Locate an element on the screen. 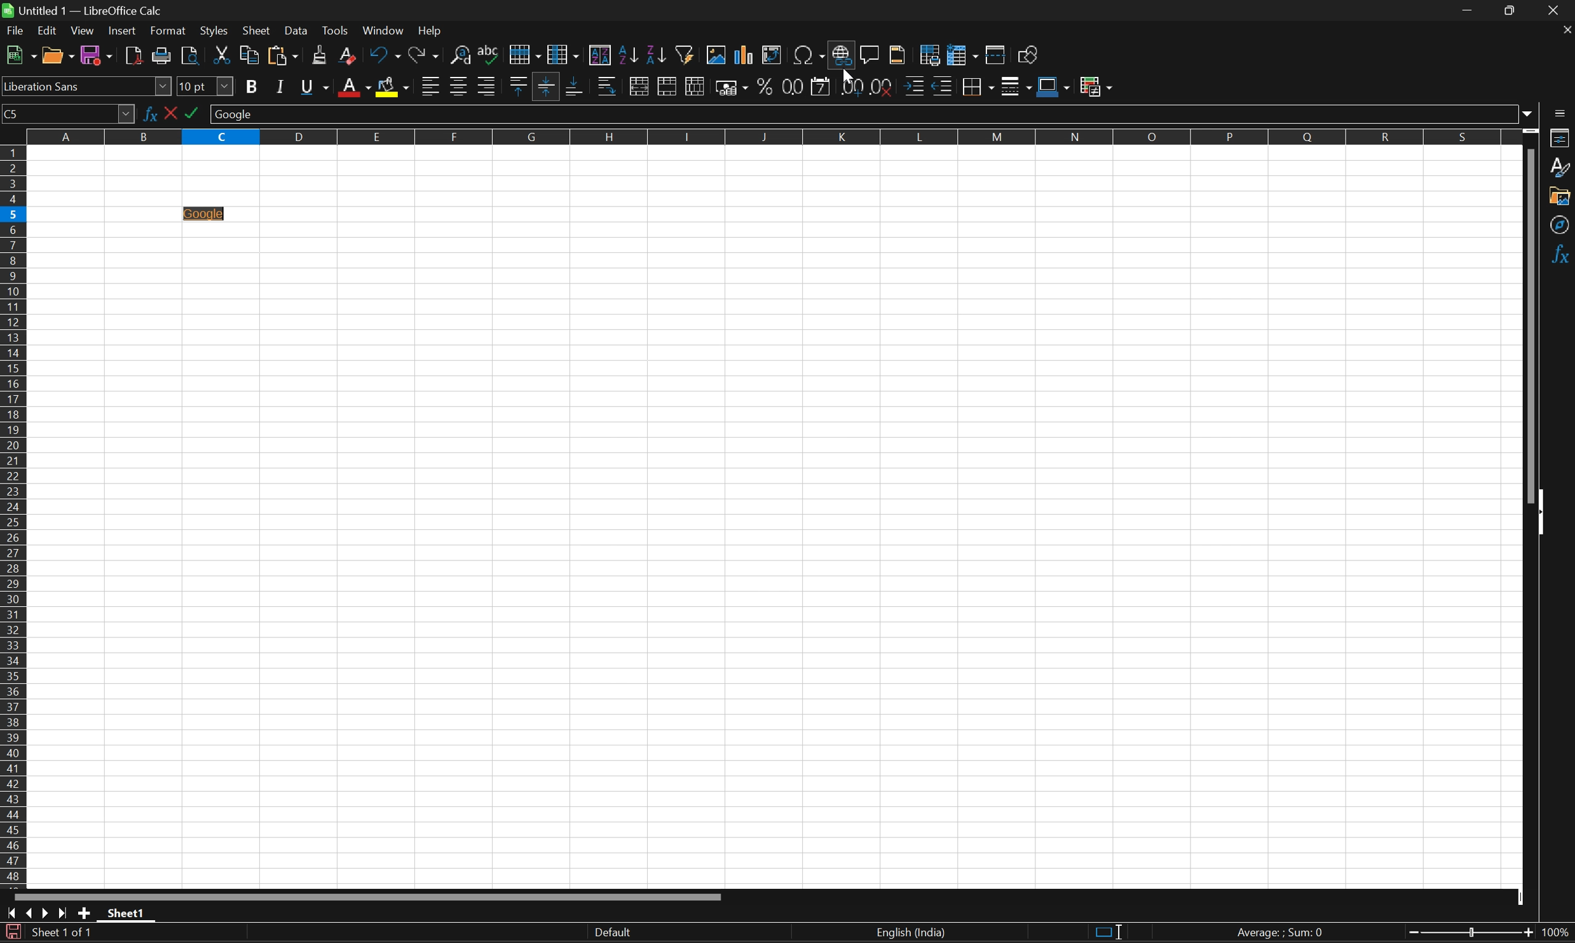 The image size is (1575, 943). Font color is located at coordinates (353, 88).